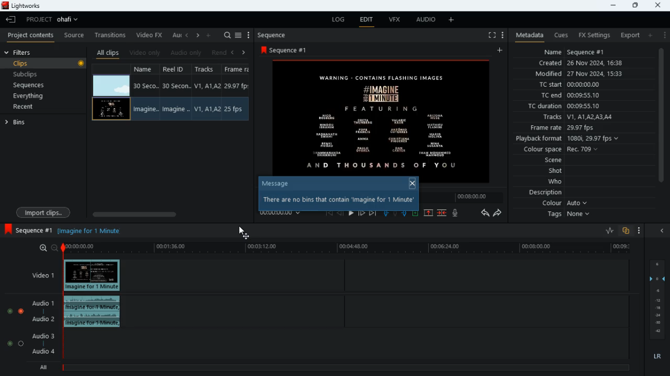 The image size is (670, 376). Describe the element at coordinates (93, 312) in the screenshot. I see `audio` at that location.